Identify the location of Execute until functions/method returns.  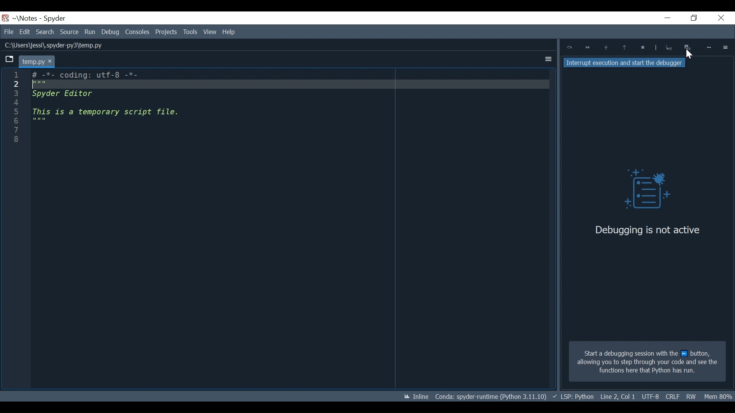
(625, 48).